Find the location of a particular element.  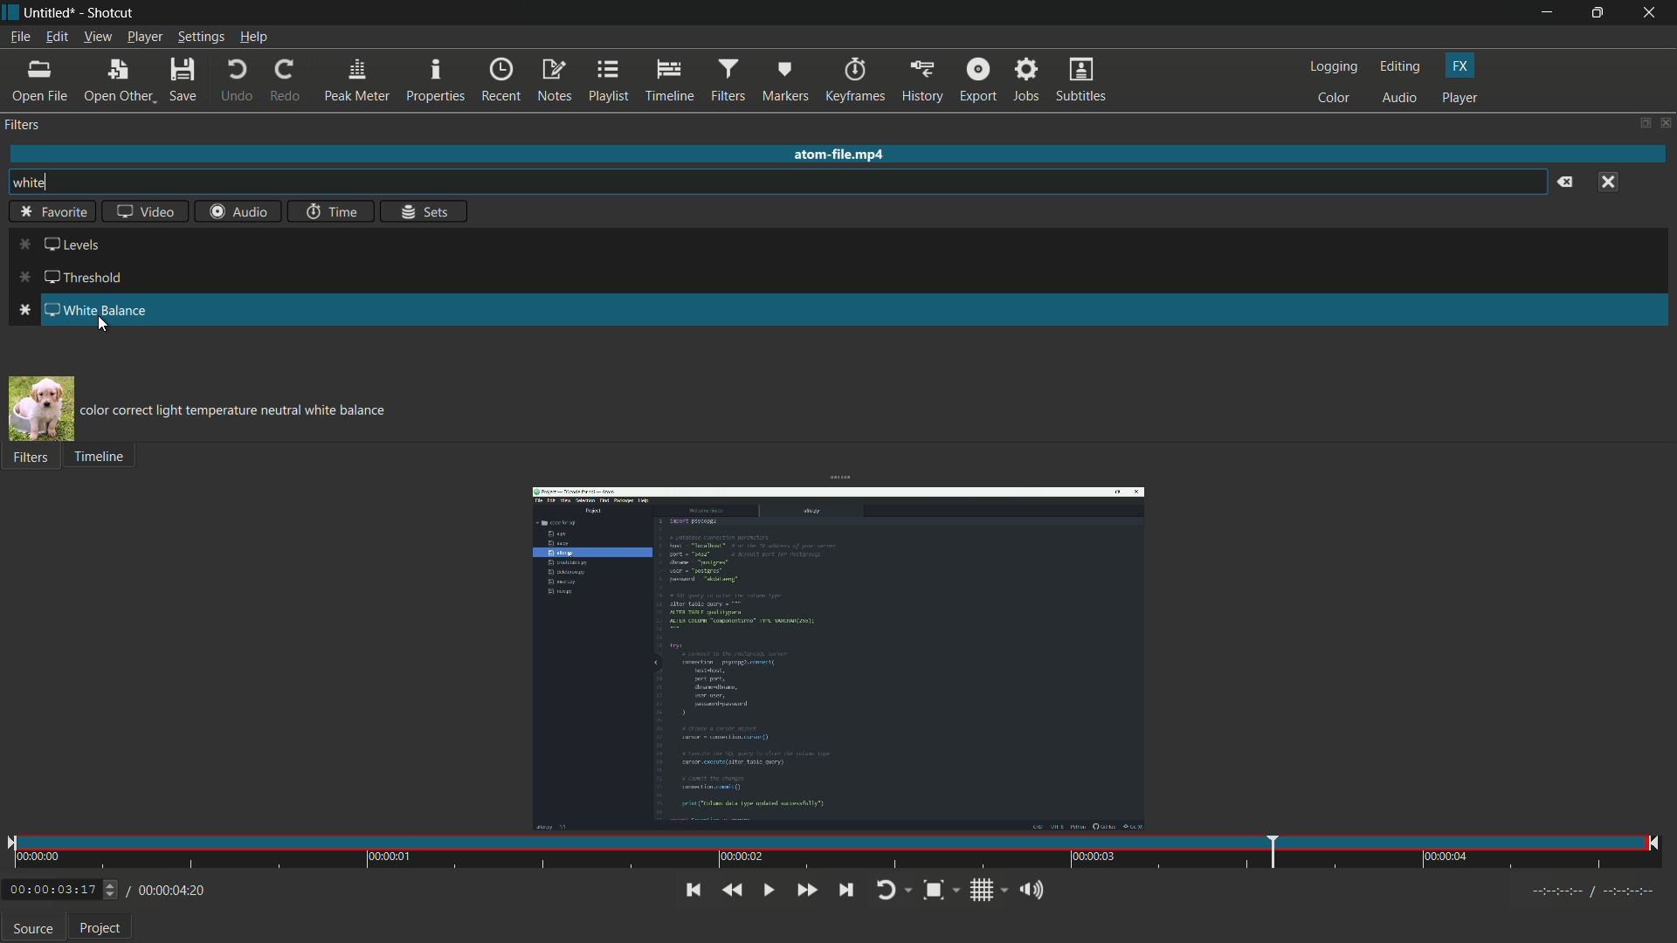

levels is located at coordinates (60, 244).